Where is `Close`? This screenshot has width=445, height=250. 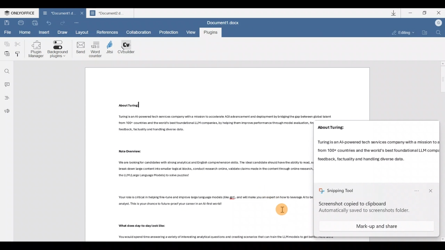
Close is located at coordinates (81, 13).